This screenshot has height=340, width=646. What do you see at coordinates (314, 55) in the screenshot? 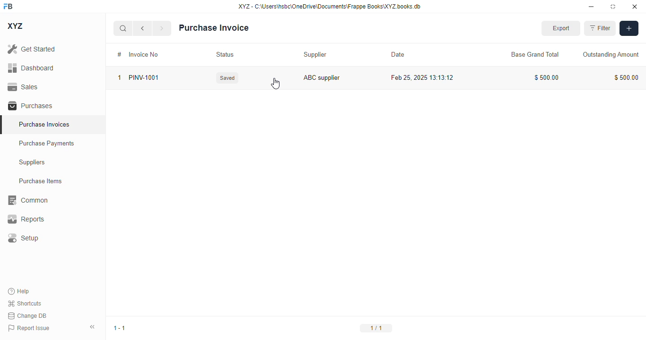
I see `supplier` at bounding box center [314, 55].